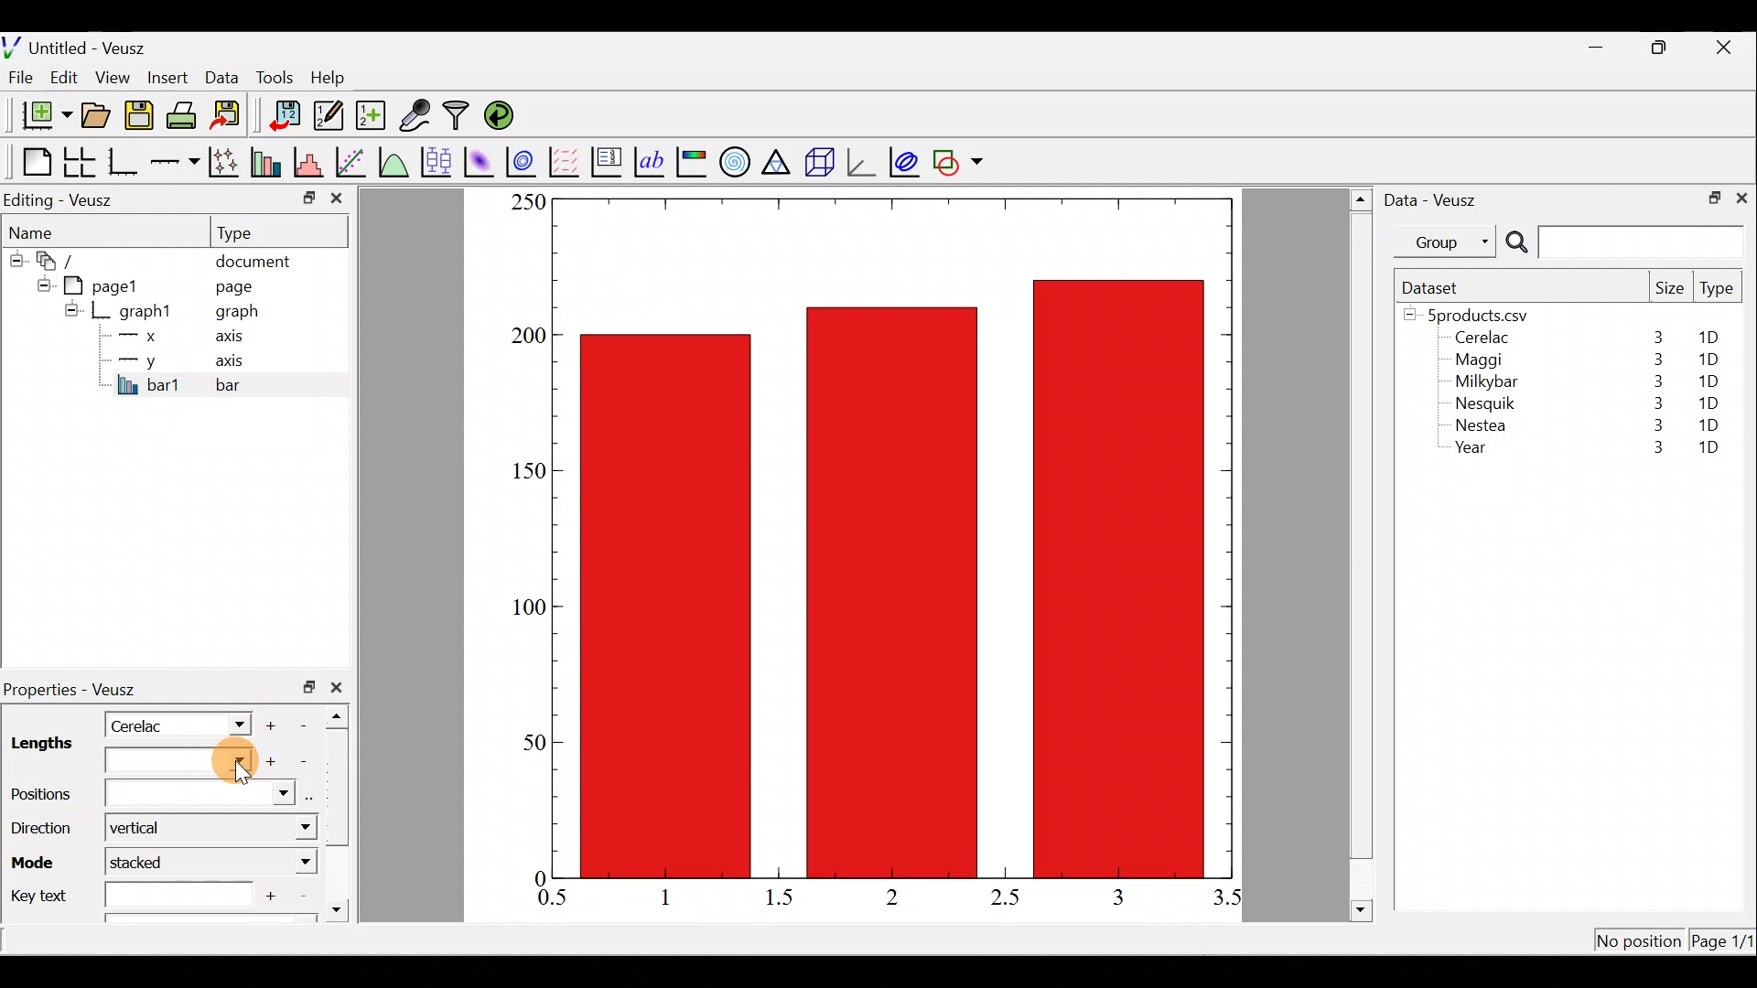 The height and width of the screenshot is (988, 1757). What do you see at coordinates (109, 284) in the screenshot?
I see `pagel` at bounding box center [109, 284].